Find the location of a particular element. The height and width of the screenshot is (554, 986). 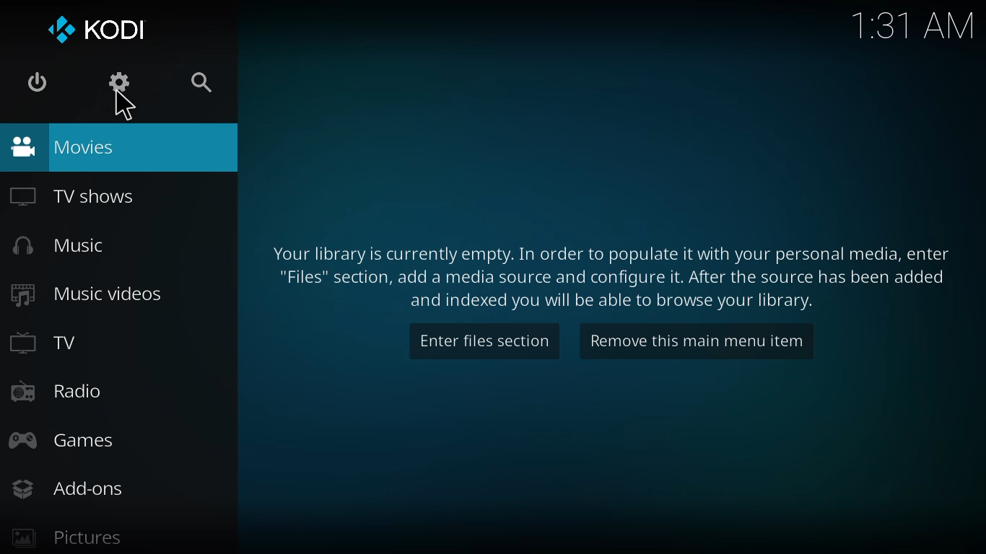

kodi is located at coordinates (95, 27).